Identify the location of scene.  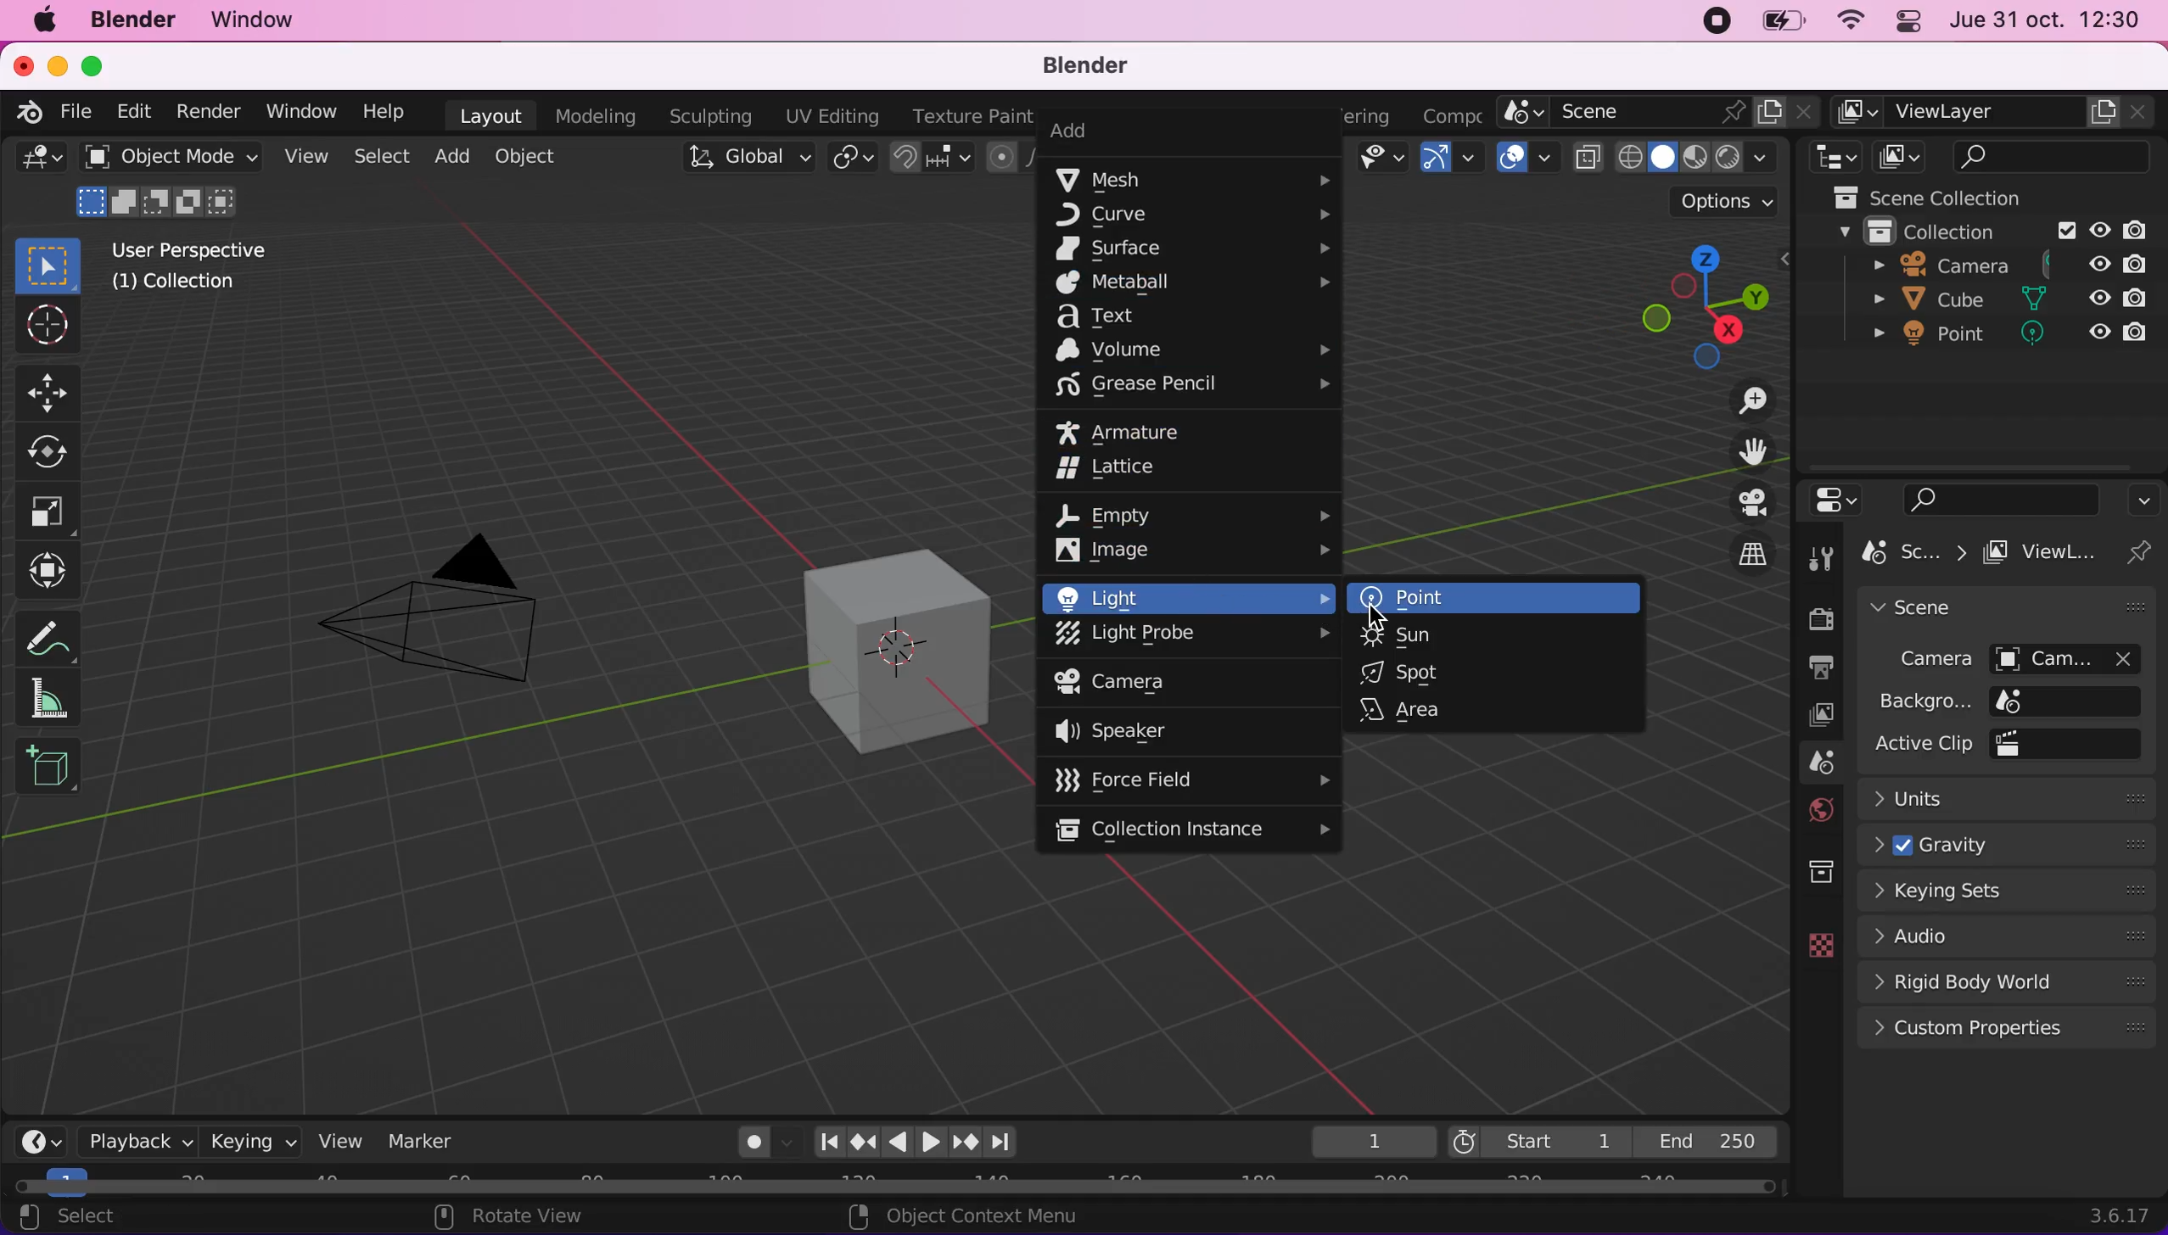
(1919, 553).